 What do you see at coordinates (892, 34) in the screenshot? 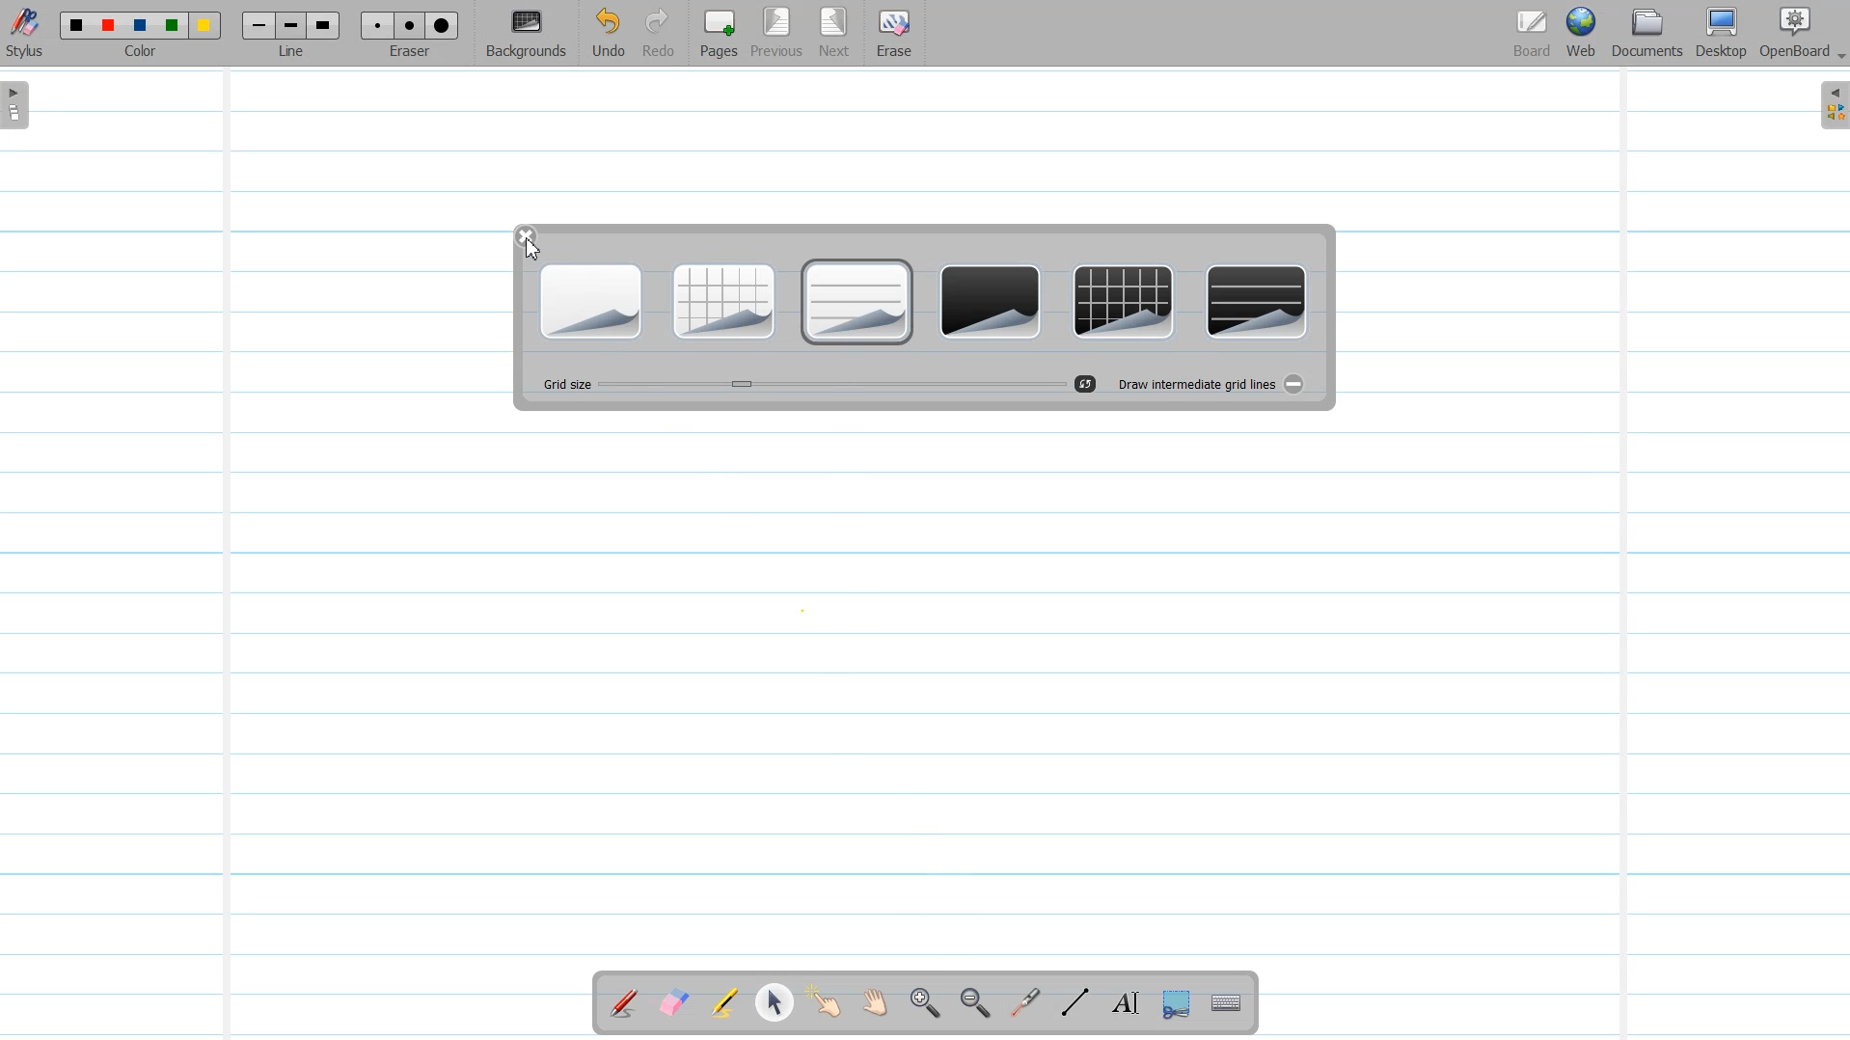
I see `Erase` at bounding box center [892, 34].